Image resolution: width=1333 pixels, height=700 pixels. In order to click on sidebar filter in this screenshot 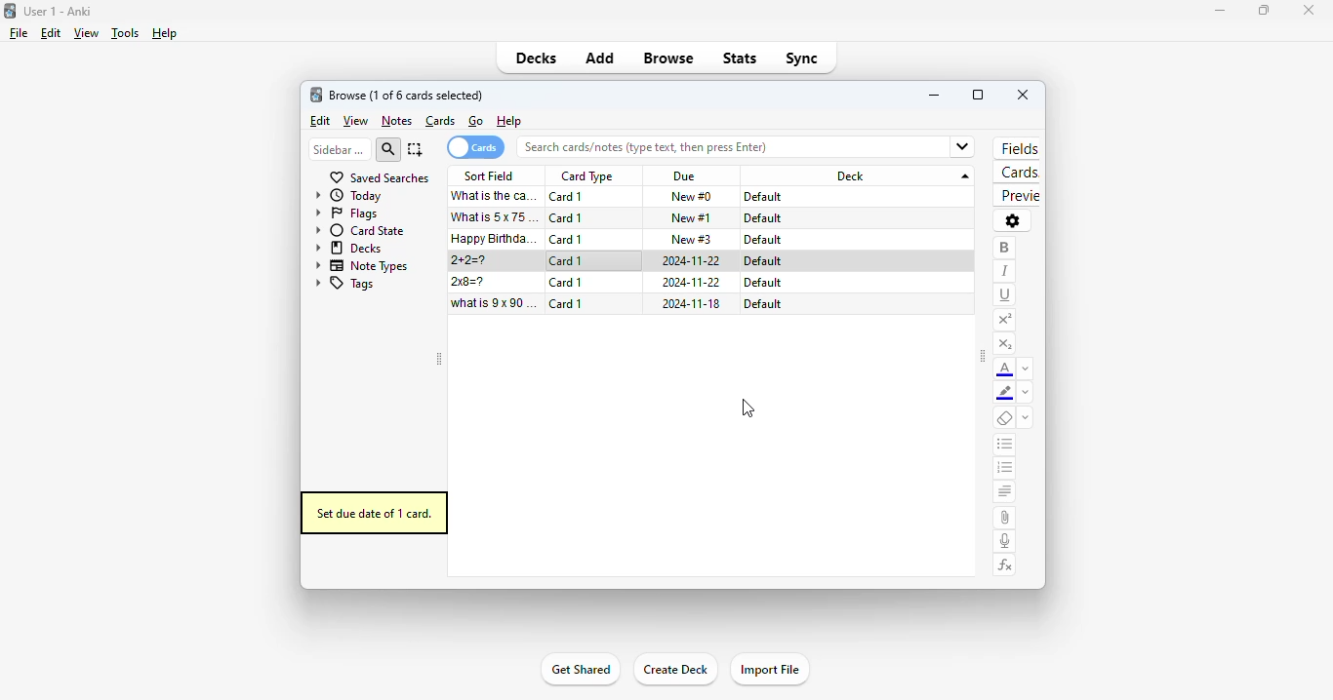, I will do `click(339, 149)`.